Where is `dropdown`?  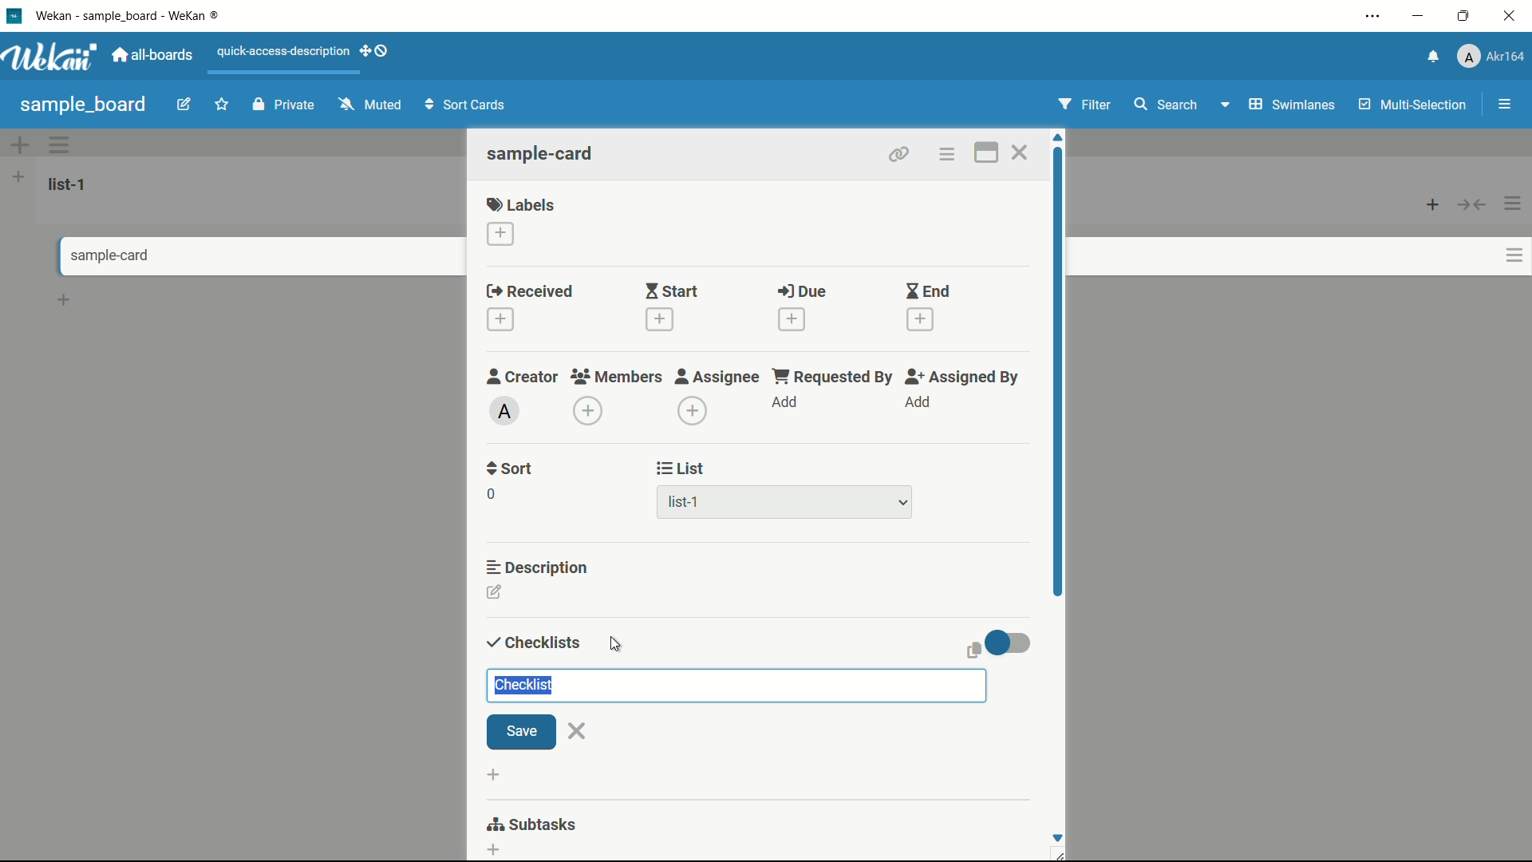
dropdown is located at coordinates (903, 504).